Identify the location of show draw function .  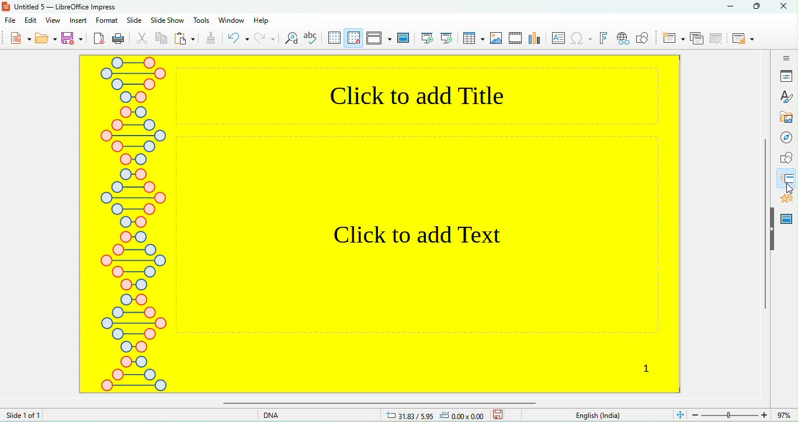
(642, 40).